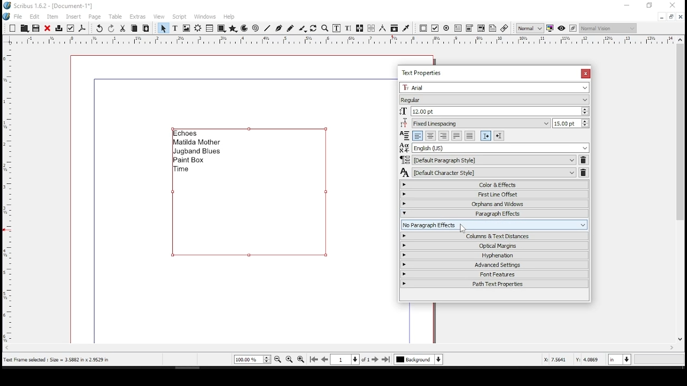 The width and height of the screenshot is (687, 386). What do you see at coordinates (52, 17) in the screenshot?
I see `item` at bounding box center [52, 17].